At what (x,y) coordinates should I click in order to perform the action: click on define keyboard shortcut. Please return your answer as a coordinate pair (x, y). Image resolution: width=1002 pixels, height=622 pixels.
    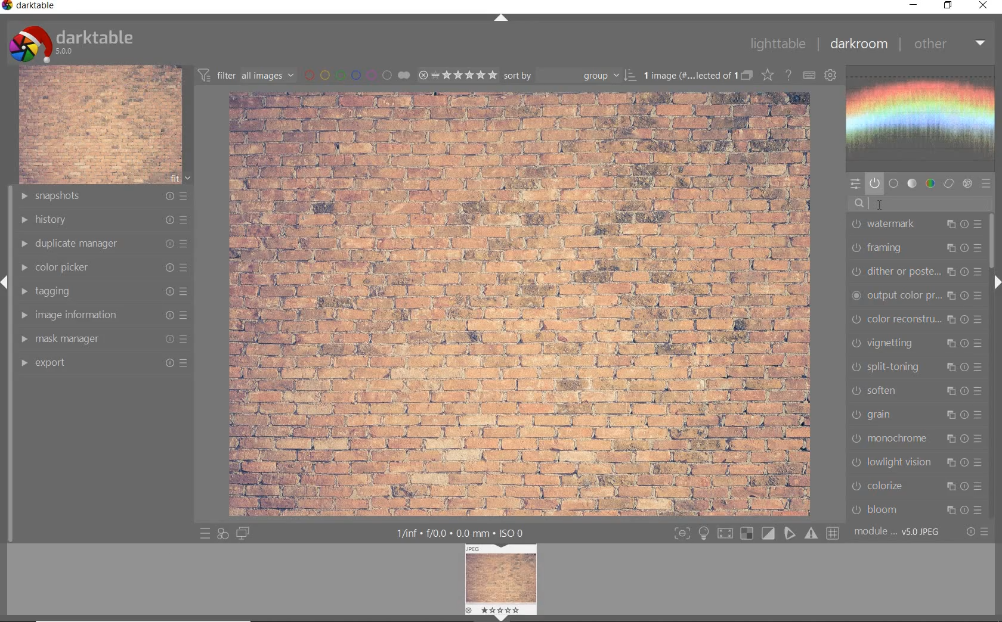
    Looking at the image, I should click on (808, 76).